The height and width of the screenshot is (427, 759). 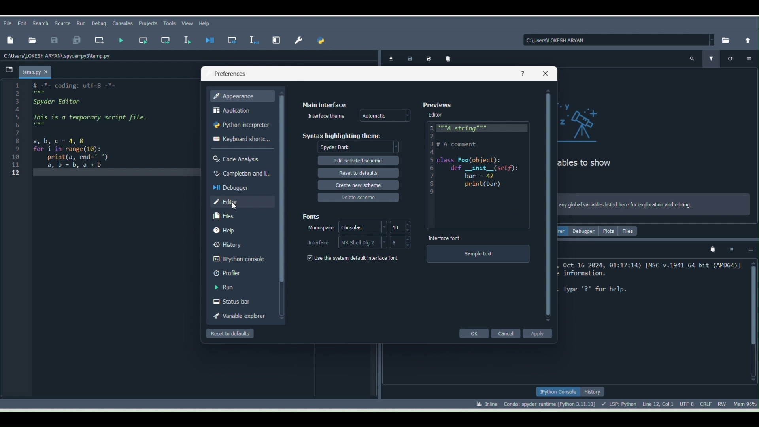 What do you see at coordinates (437, 115) in the screenshot?
I see `Editor` at bounding box center [437, 115].